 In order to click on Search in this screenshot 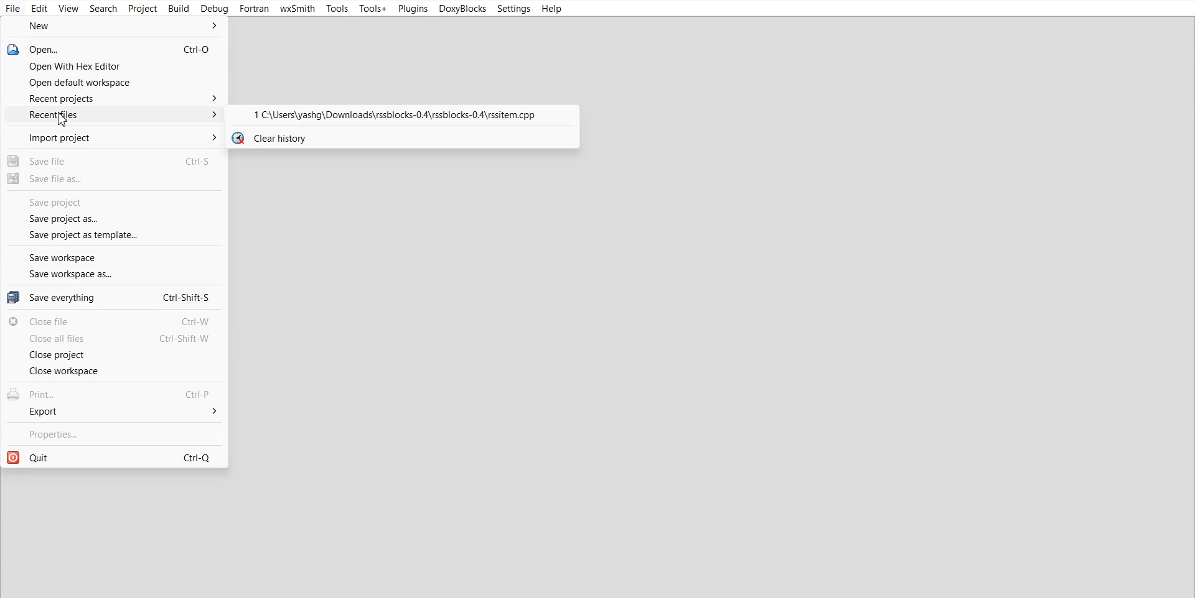, I will do `click(103, 9)`.